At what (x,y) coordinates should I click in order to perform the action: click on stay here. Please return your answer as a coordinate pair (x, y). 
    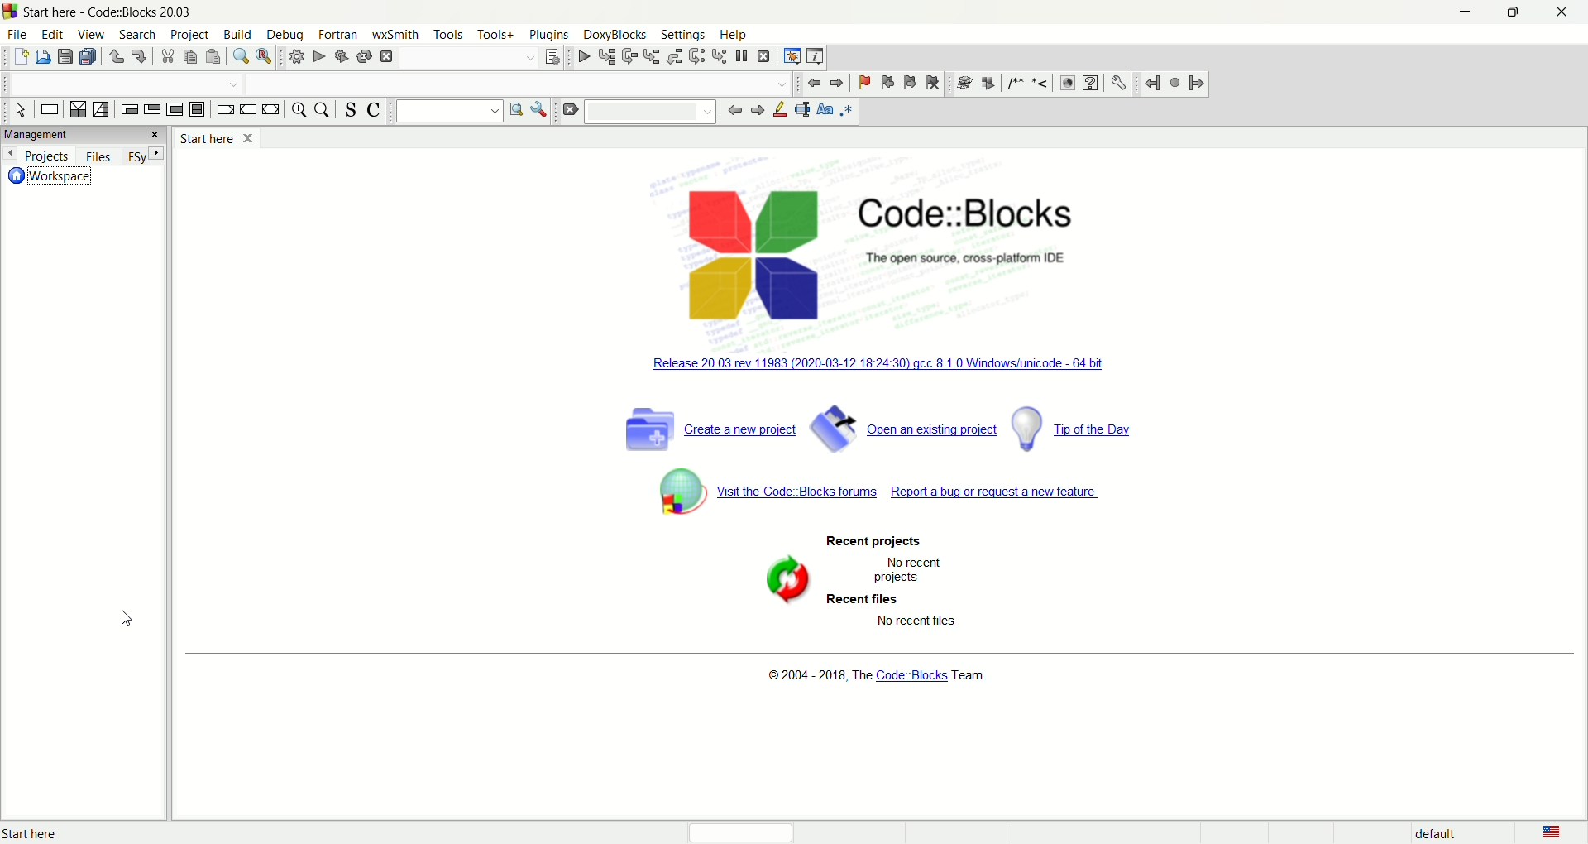
    Looking at the image, I should click on (214, 136).